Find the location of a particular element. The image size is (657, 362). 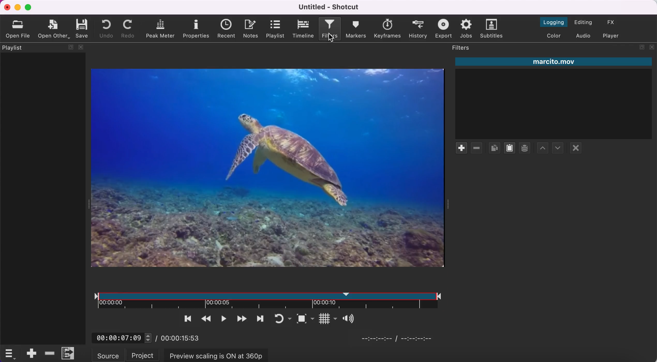

Untitled - Shotcut is located at coordinates (330, 7).